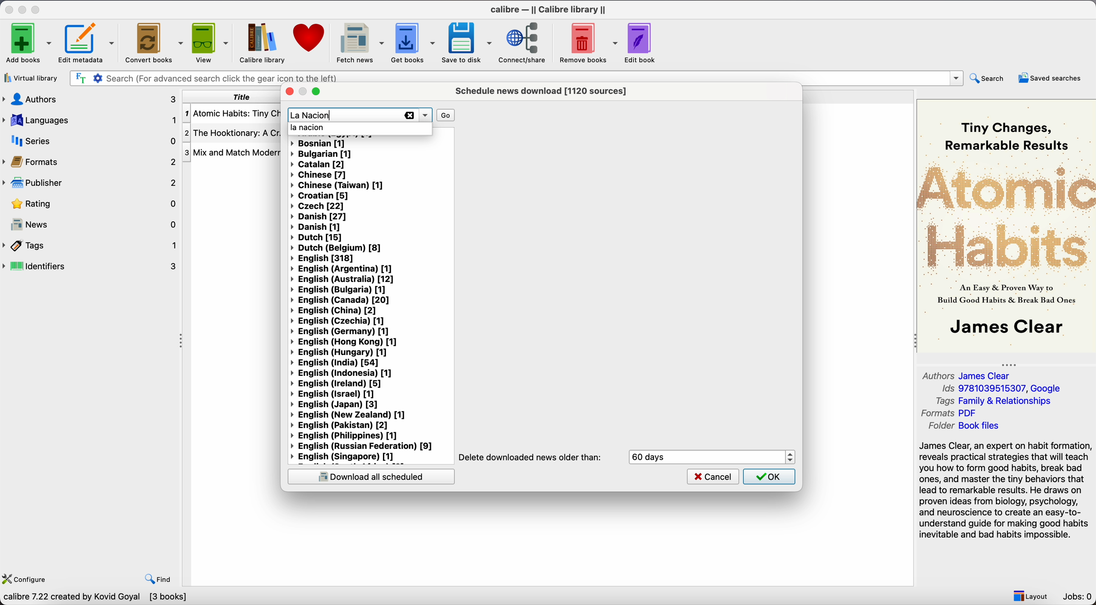  Describe the element at coordinates (288, 92) in the screenshot. I see `close popup` at that location.